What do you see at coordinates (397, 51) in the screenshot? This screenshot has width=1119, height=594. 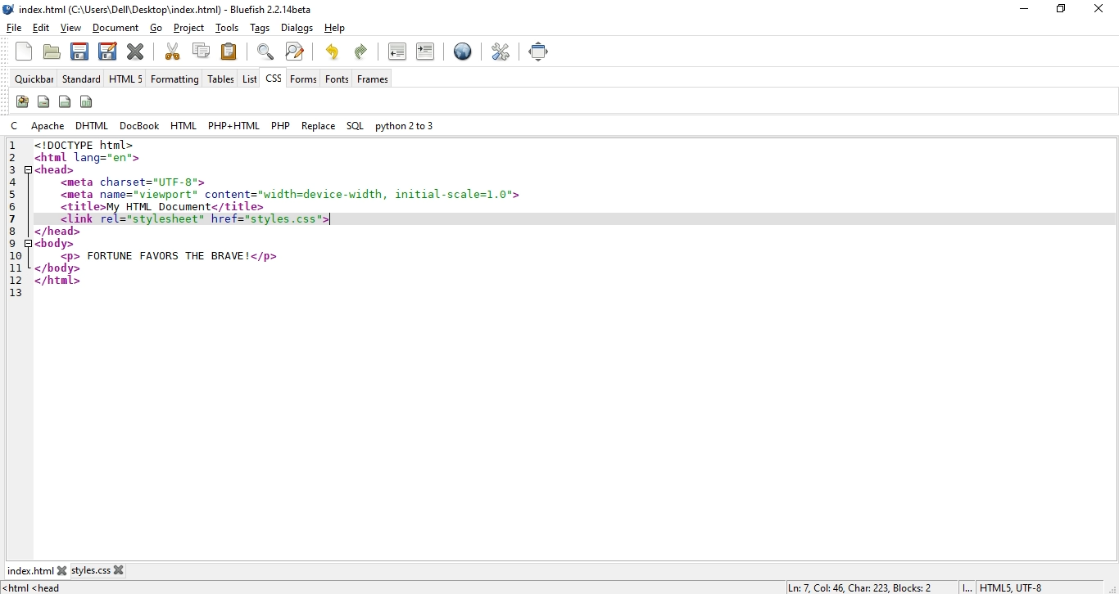 I see `unindent` at bounding box center [397, 51].